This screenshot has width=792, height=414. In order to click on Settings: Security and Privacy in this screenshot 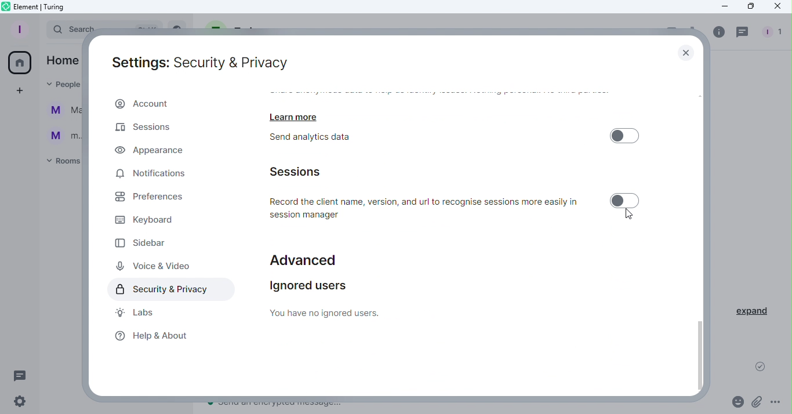, I will do `click(201, 60)`.